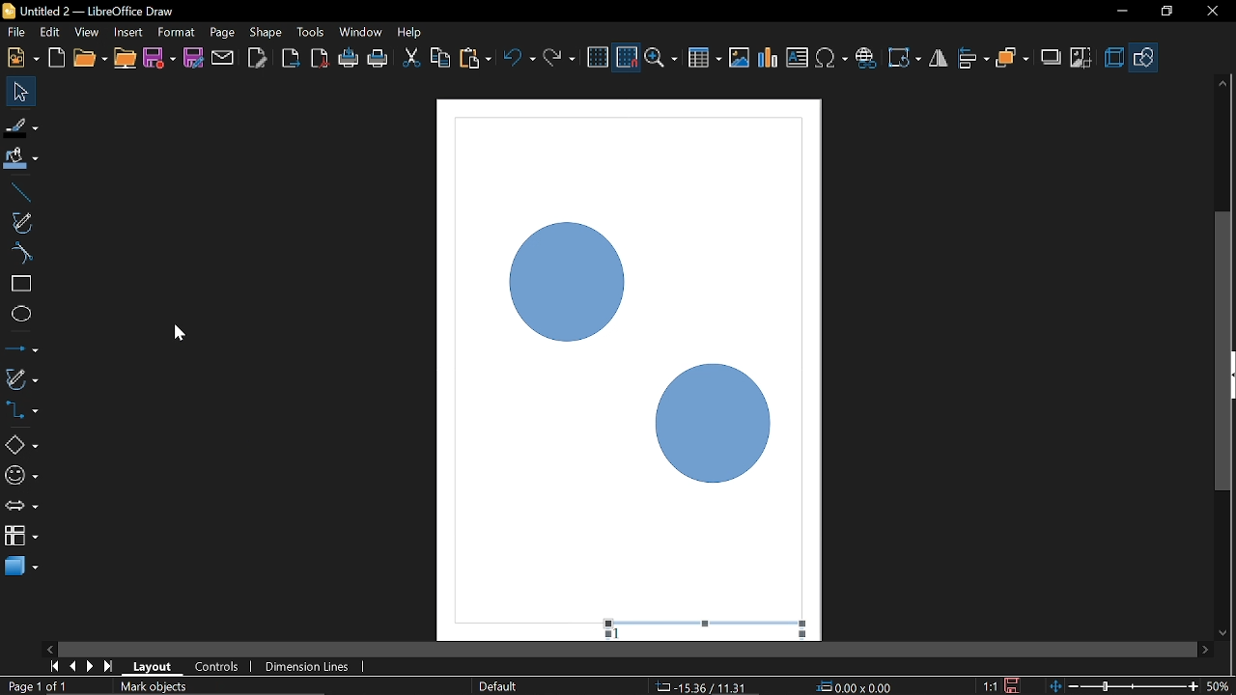 The height and width of the screenshot is (695, 1236). What do you see at coordinates (87, 11) in the screenshot?
I see `Current window` at bounding box center [87, 11].